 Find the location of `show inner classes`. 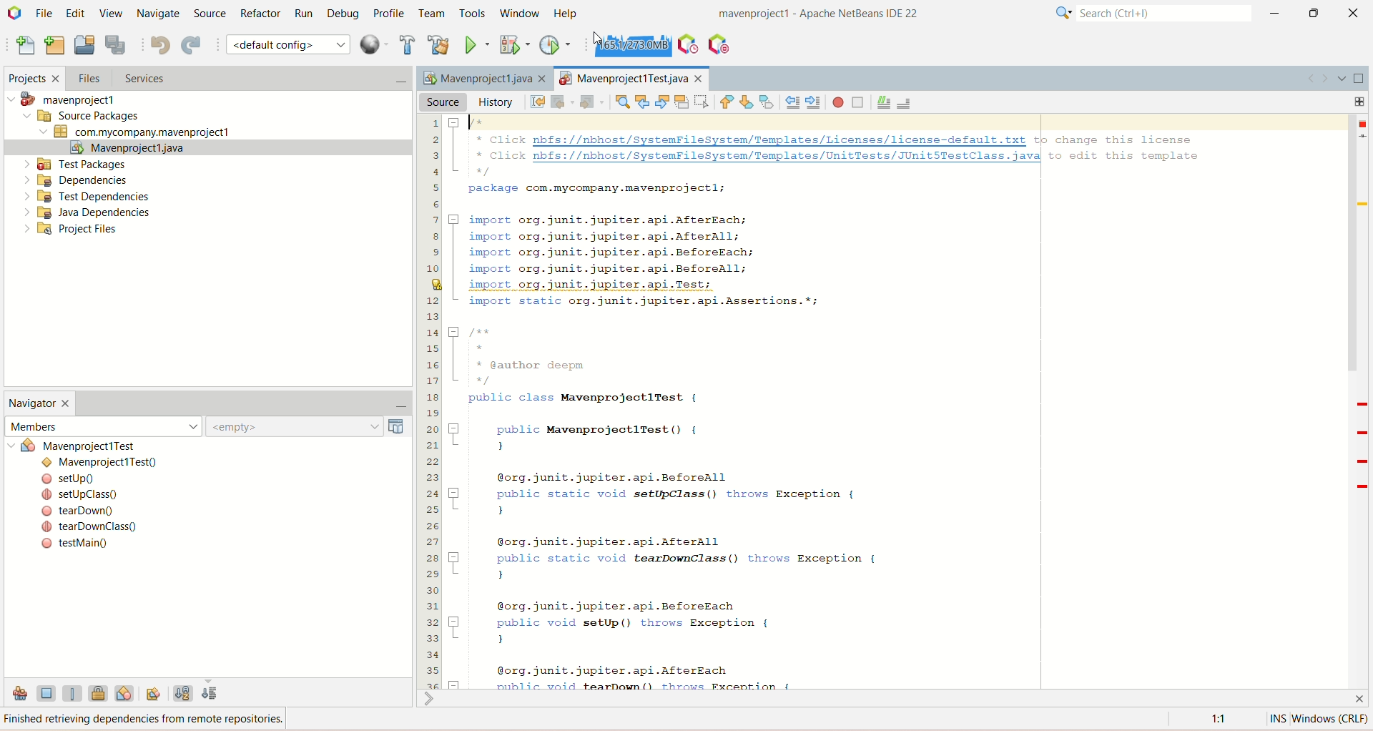

show inner classes is located at coordinates (125, 692).